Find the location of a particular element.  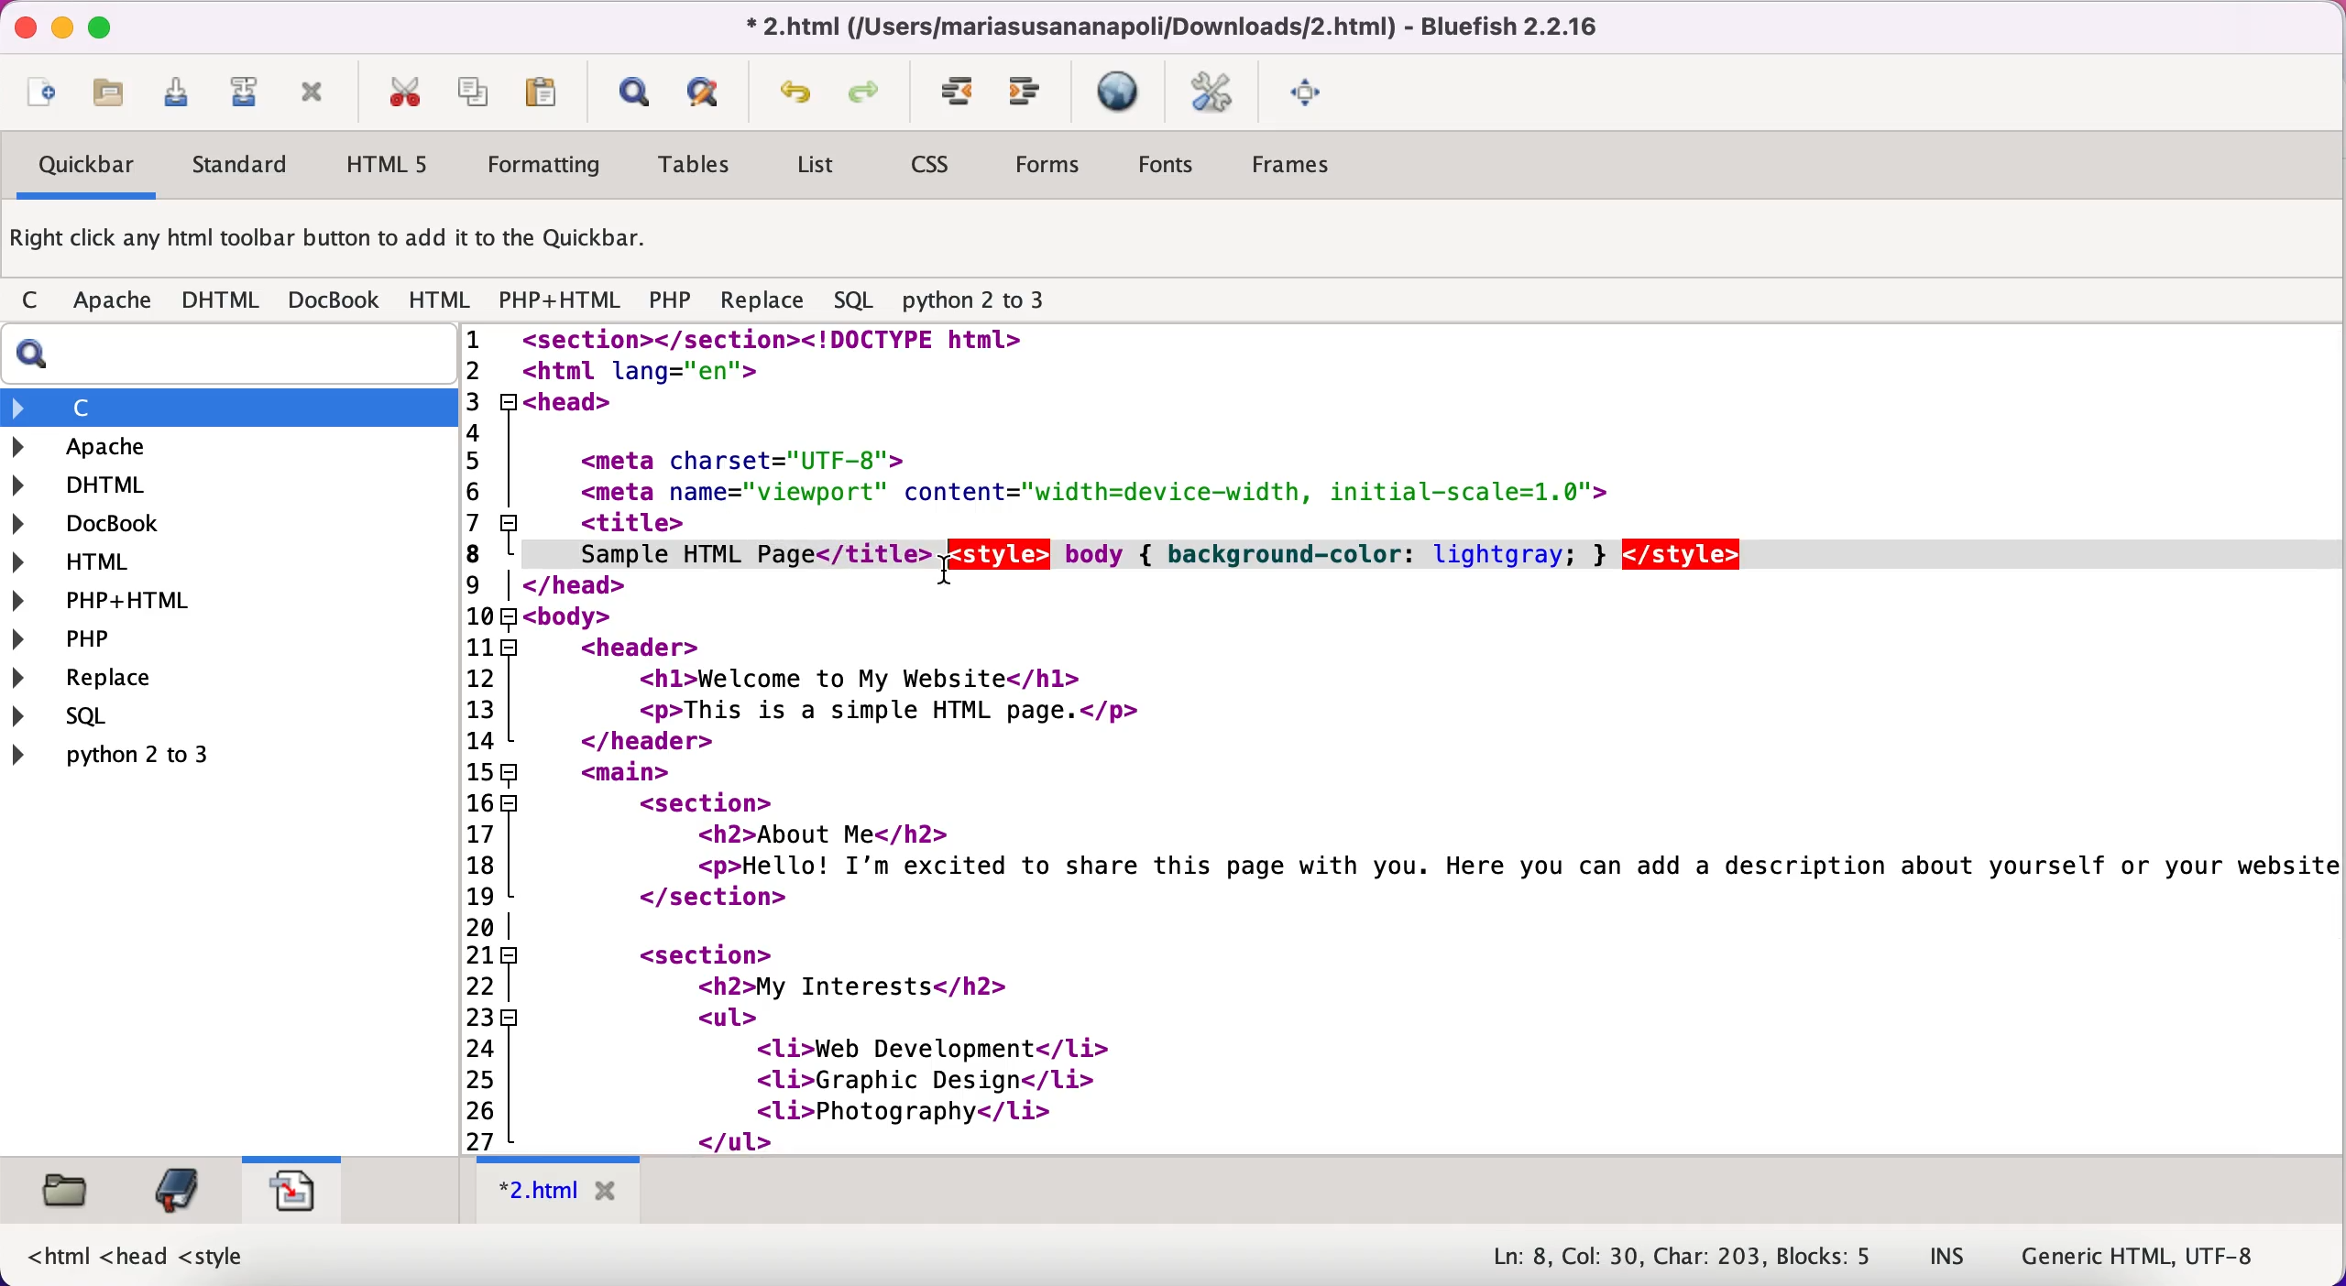

python 2 to 3 is located at coordinates (990, 301).